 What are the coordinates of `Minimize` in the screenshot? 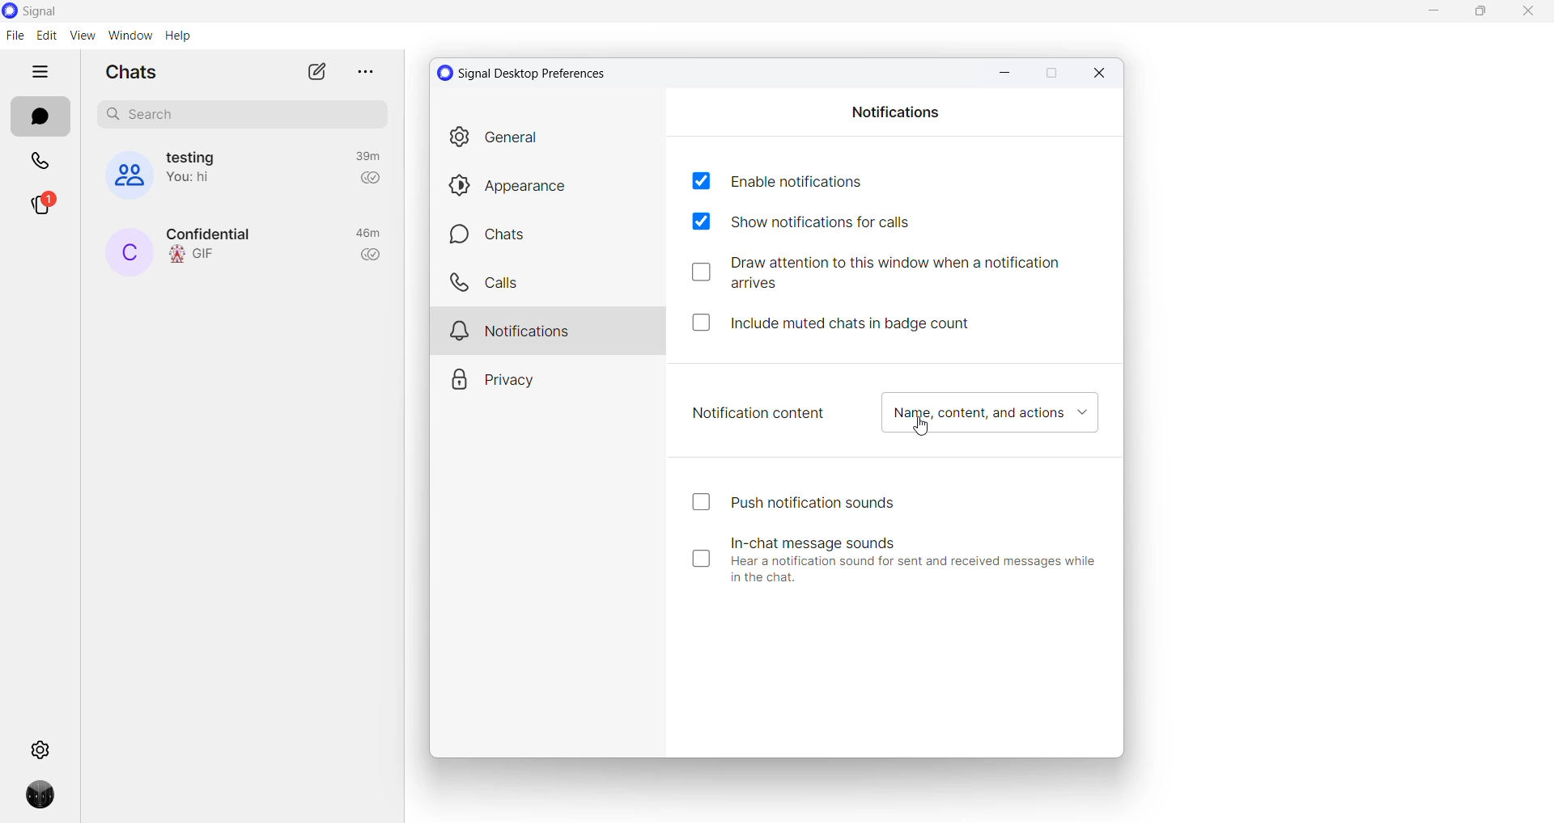 It's located at (1000, 70).